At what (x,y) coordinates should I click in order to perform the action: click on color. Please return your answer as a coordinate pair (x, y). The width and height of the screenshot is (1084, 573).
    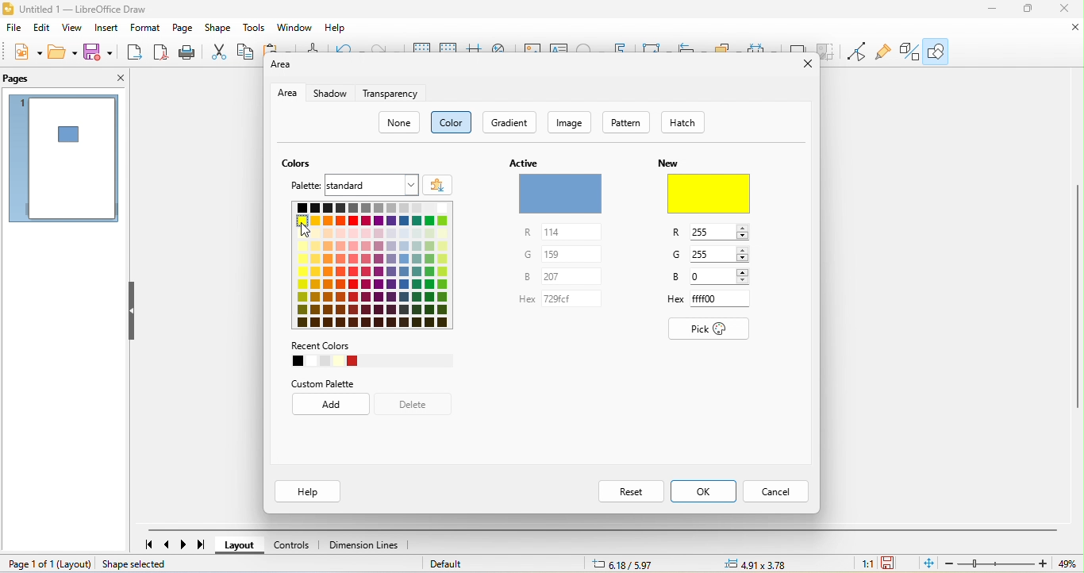
    Looking at the image, I should click on (455, 122).